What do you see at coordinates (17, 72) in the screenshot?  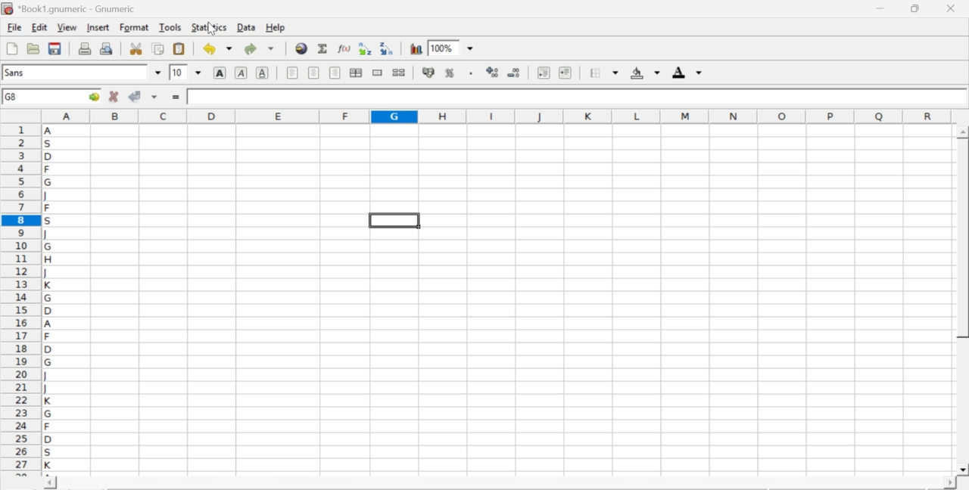 I see `font` at bounding box center [17, 72].